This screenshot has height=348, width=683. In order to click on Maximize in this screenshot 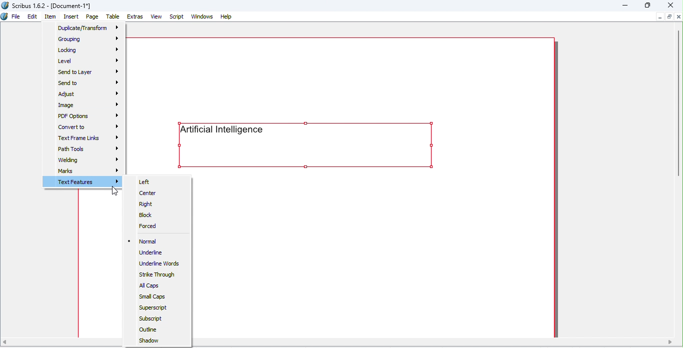, I will do `click(648, 5)`.